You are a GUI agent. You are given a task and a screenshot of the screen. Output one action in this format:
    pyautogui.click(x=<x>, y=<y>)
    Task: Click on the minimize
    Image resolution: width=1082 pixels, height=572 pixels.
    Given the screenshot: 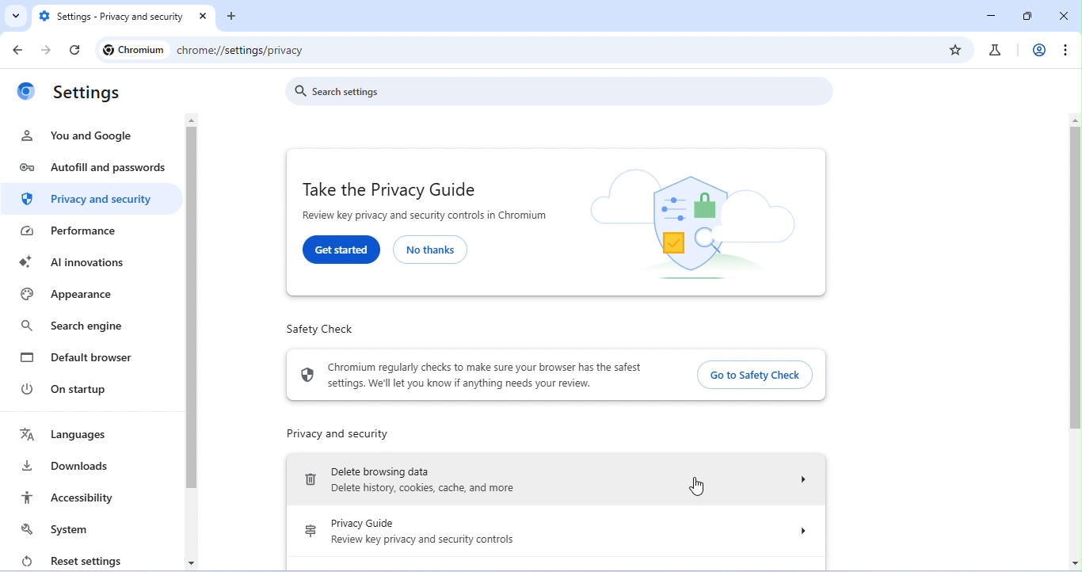 What is the action you would take?
    pyautogui.click(x=994, y=15)
    